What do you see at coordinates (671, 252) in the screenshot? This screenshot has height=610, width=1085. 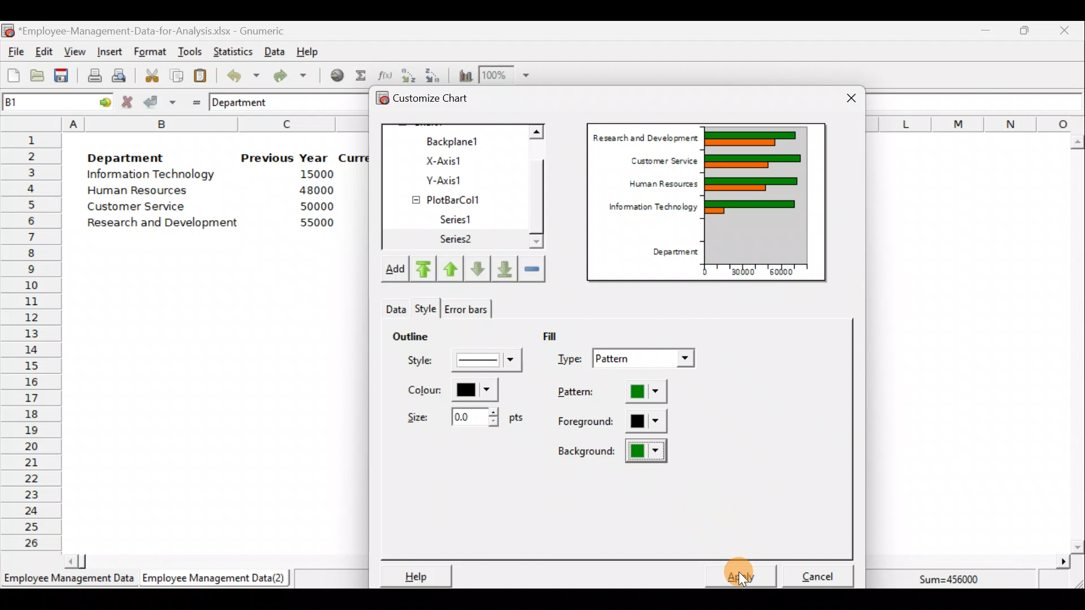 I see `Department` at bounding box center [671, 252].